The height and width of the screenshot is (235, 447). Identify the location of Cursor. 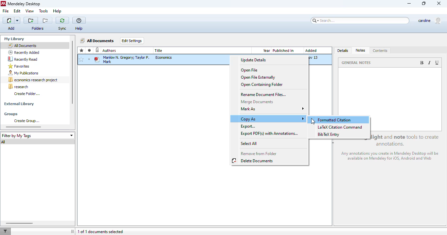
(312, 121).